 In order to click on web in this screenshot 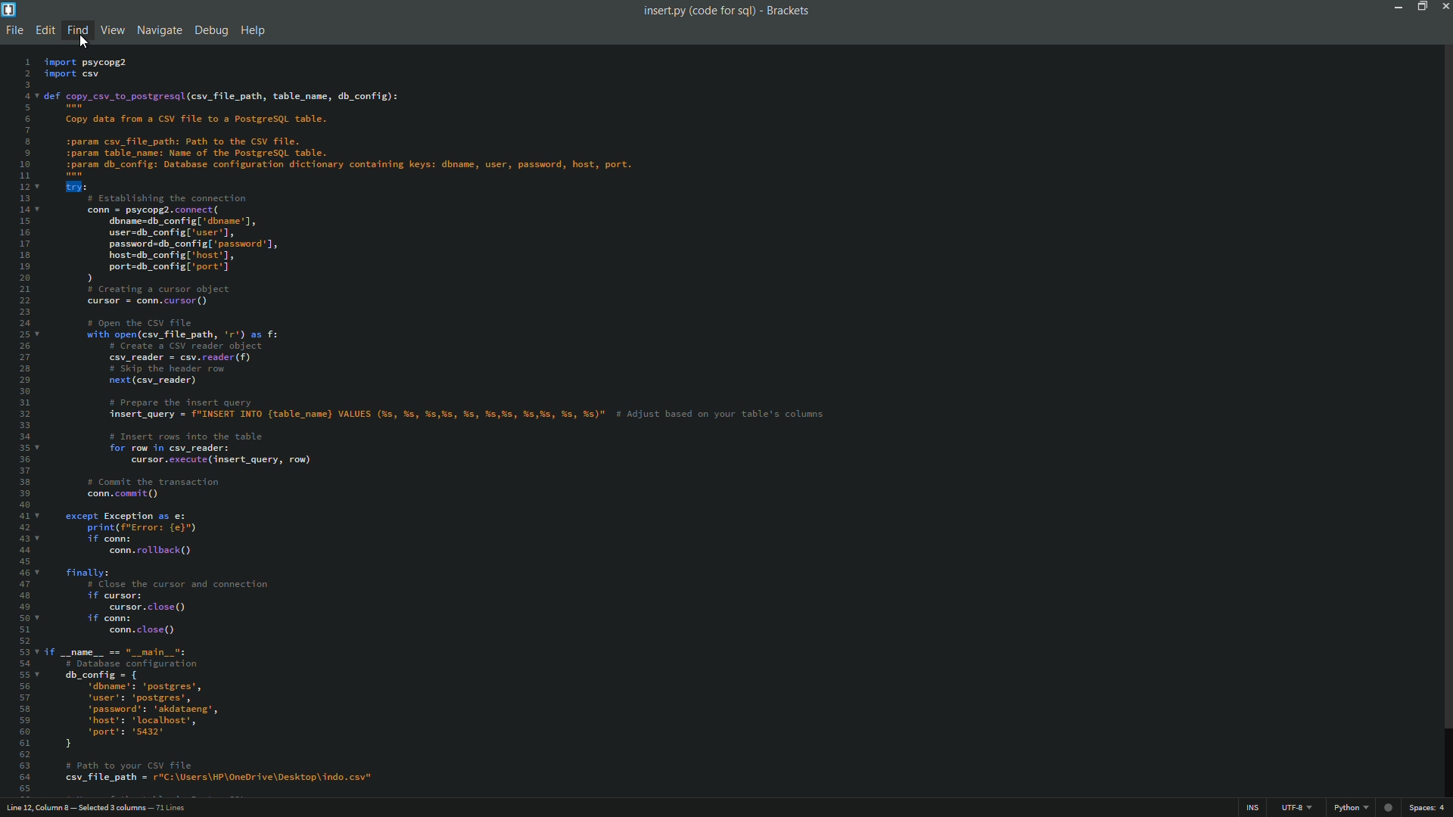, I will do `click(1390, 805)`.